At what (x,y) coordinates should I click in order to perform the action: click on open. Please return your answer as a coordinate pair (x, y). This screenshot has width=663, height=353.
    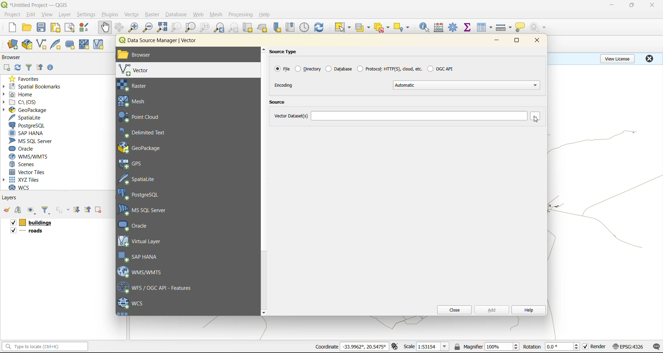
    Looking at the image, I should click on (7, 210).